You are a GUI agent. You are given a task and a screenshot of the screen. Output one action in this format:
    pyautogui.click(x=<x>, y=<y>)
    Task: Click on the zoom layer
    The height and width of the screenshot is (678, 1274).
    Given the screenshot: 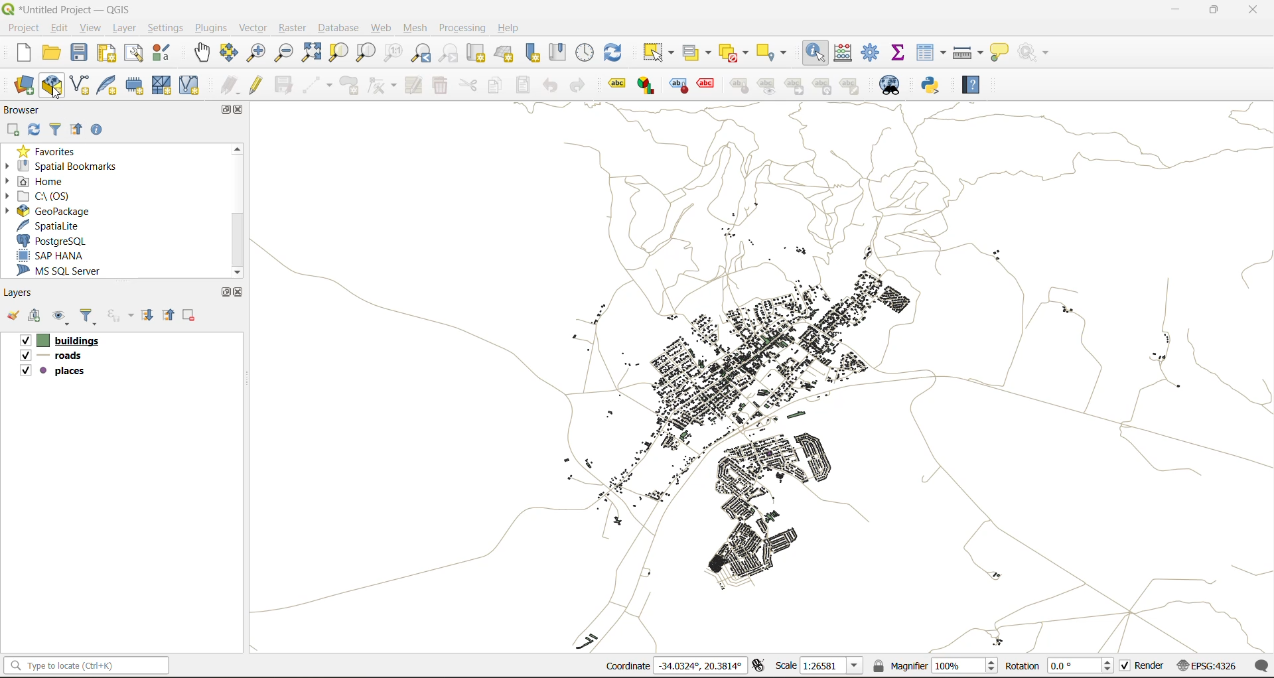 What is the action you would take?
    pyautogui.click(x=366, y=53)
    